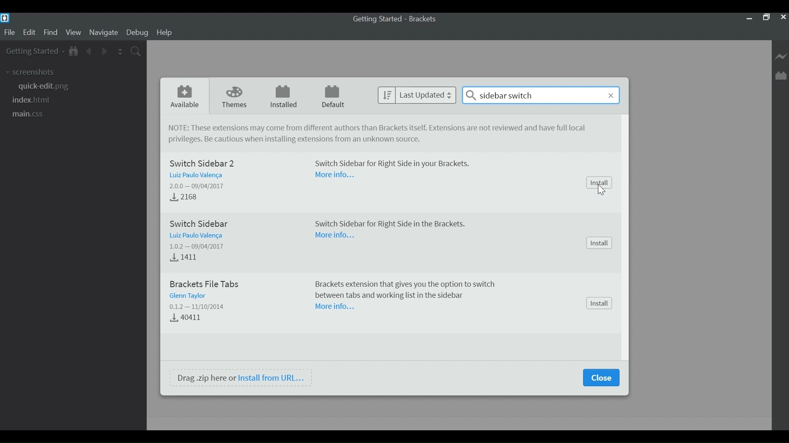  I want to click on Find in Files, so click(136, 52).